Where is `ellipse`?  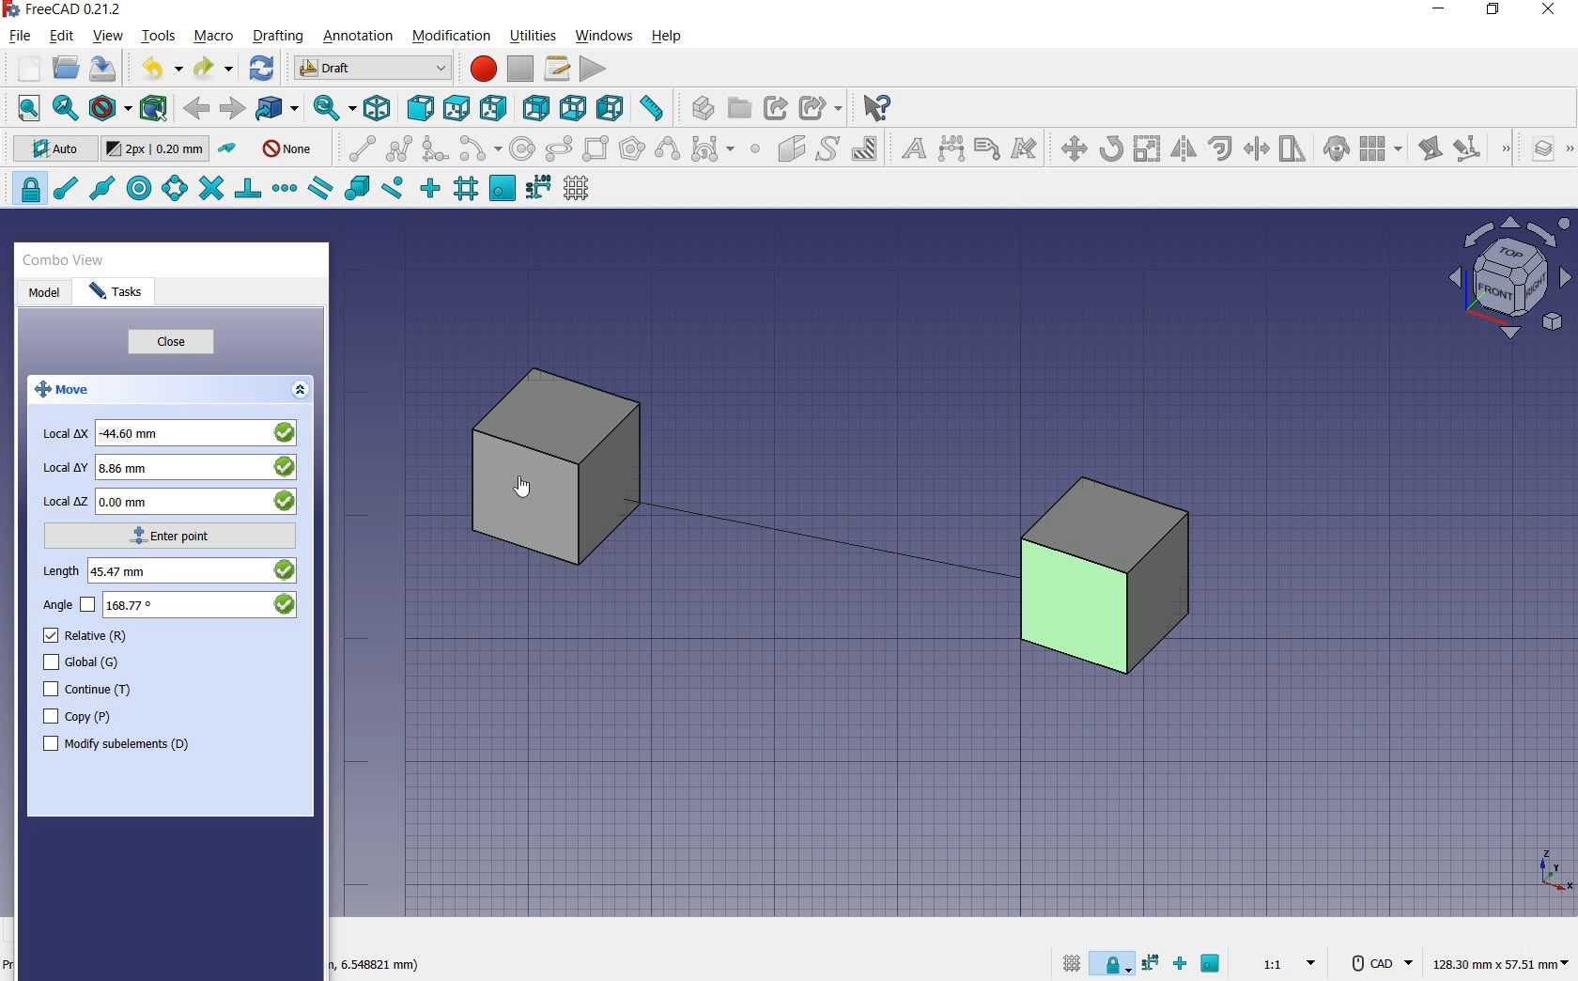 ellipse is located at coordinates (560, 149).